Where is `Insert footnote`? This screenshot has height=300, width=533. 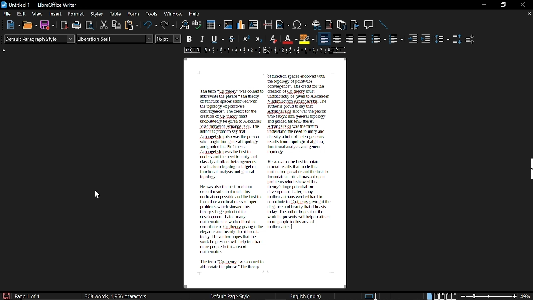 Insert footnote is located at coordinates (342, 25).